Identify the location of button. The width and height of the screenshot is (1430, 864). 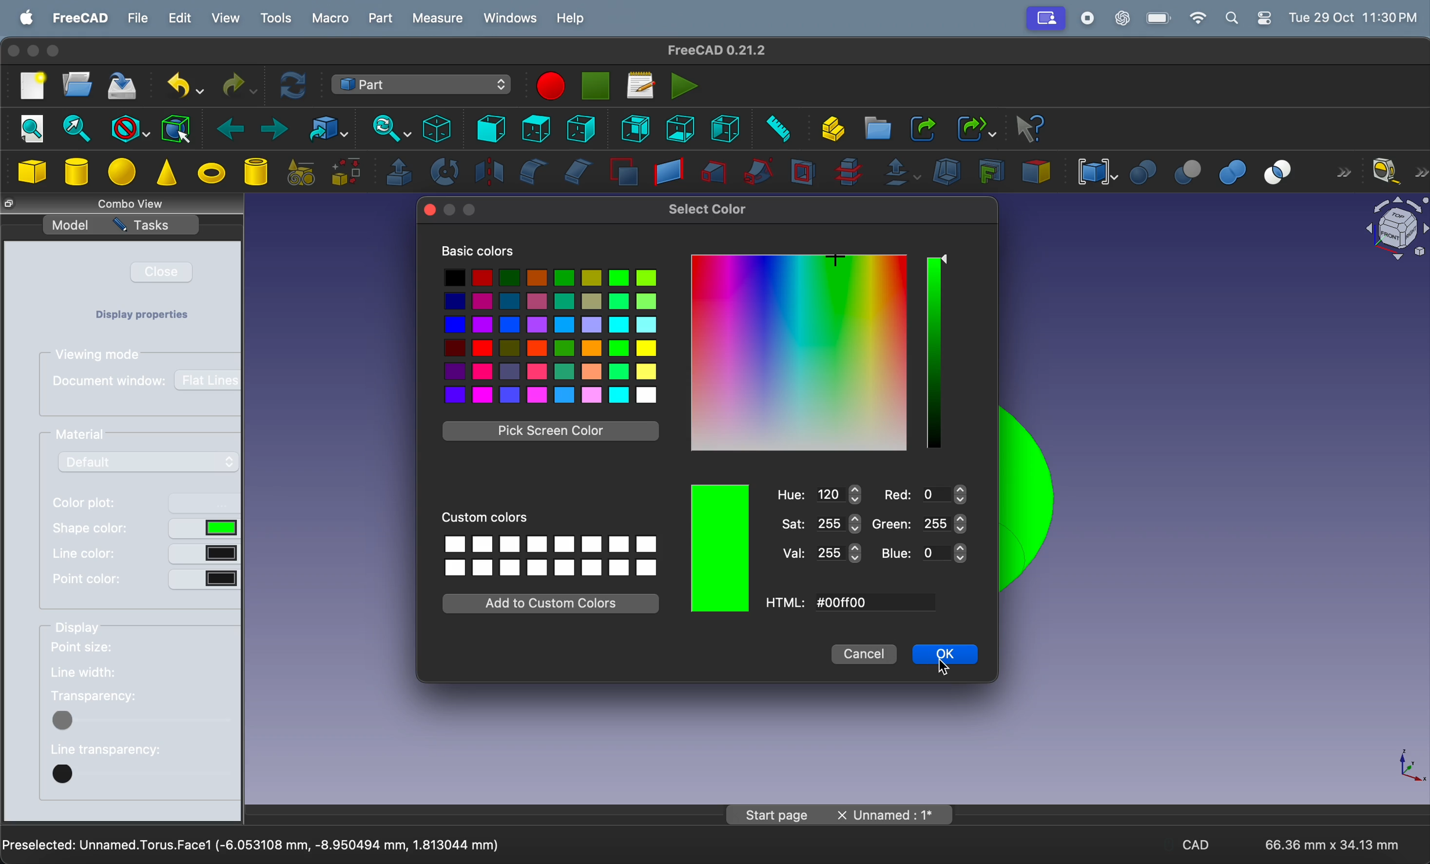
(948, 261).